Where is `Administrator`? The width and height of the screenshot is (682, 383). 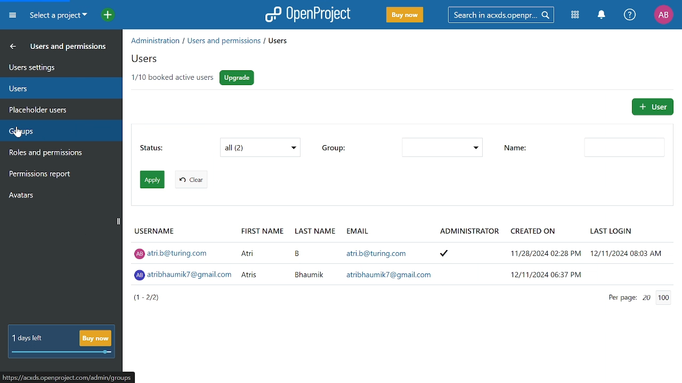
Administrator is located at coordinates (465, 232).